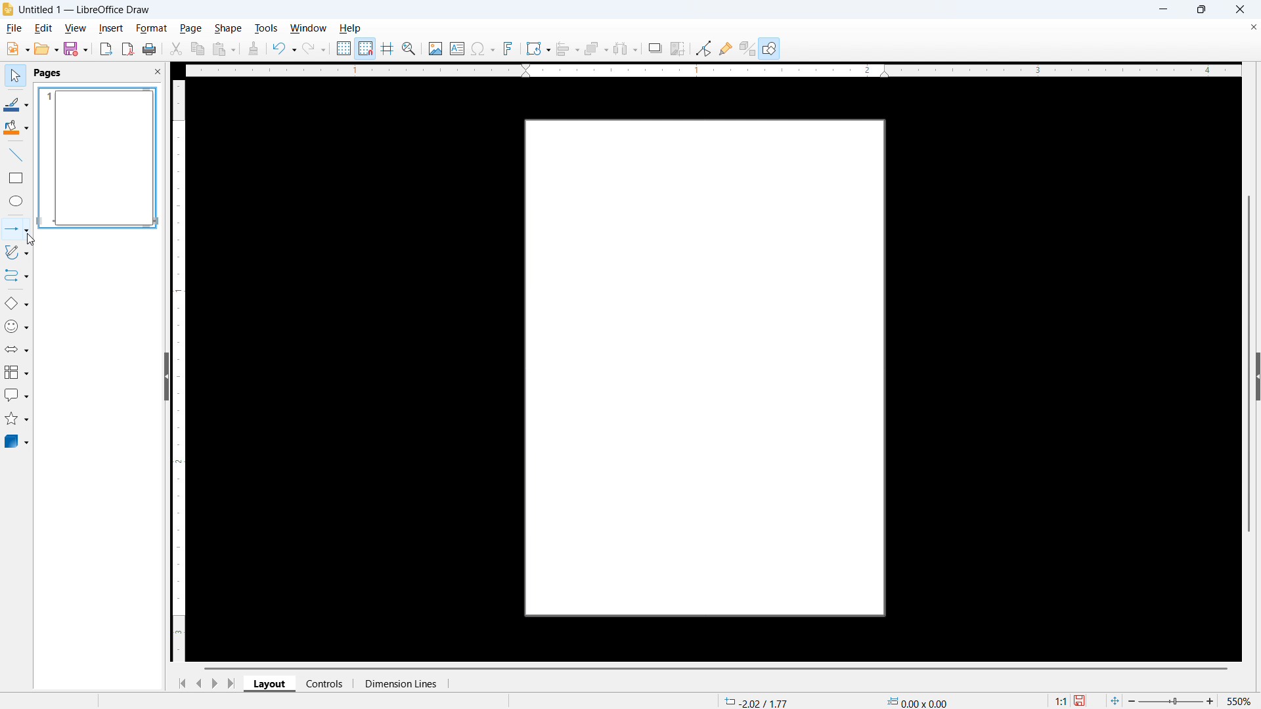 Image resolution: width=1261 pixels, height=709 pixels. What do you see at coordinates (285, 49) in the screenshot?
I see `Undo ` at bounding box center [285, 49].